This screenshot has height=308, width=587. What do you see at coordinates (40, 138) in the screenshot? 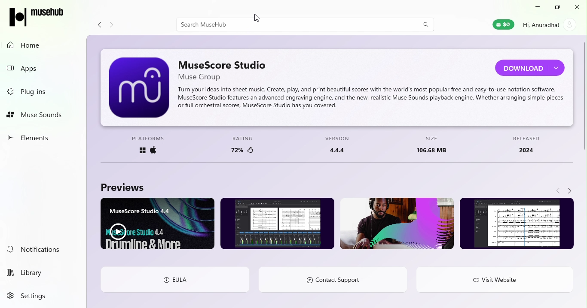
I see `Elements` at bounding box center [40, 138].